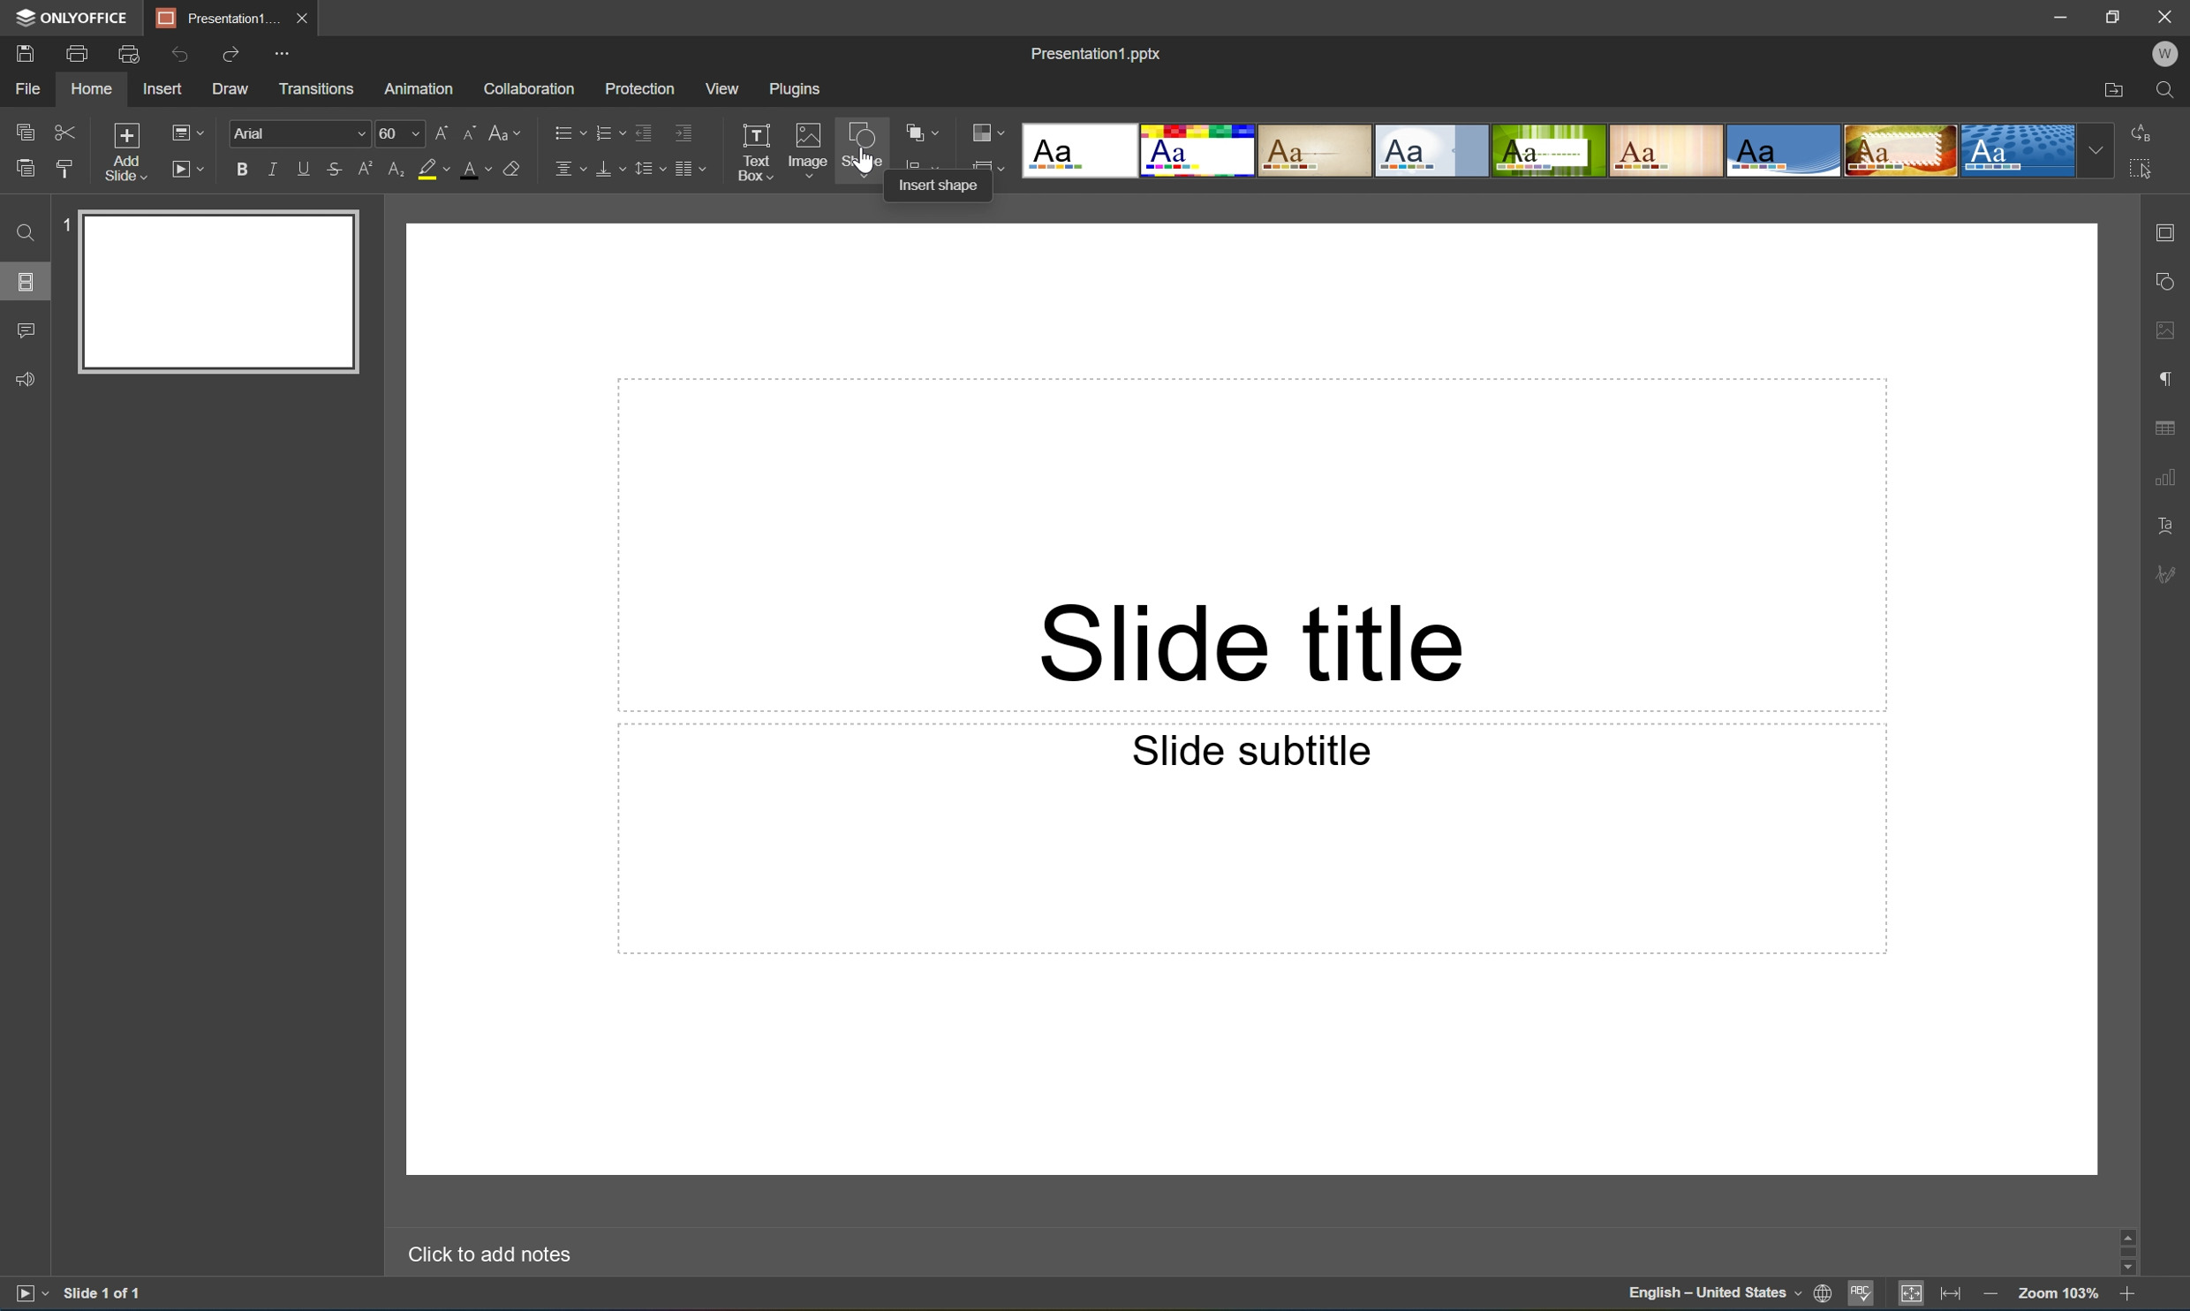 The width and height of the screenshot is (2190, 1311). What do you see at coordinates (2164, 90) in the screenshot?
I see `Find` at bounding box center [2164, 90].